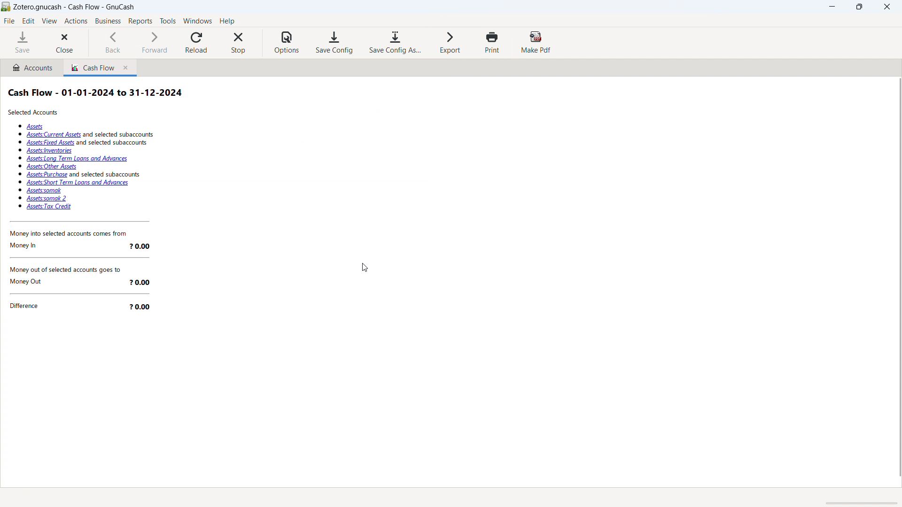  I want to click on Assets: tax credit, so click(48, 207).